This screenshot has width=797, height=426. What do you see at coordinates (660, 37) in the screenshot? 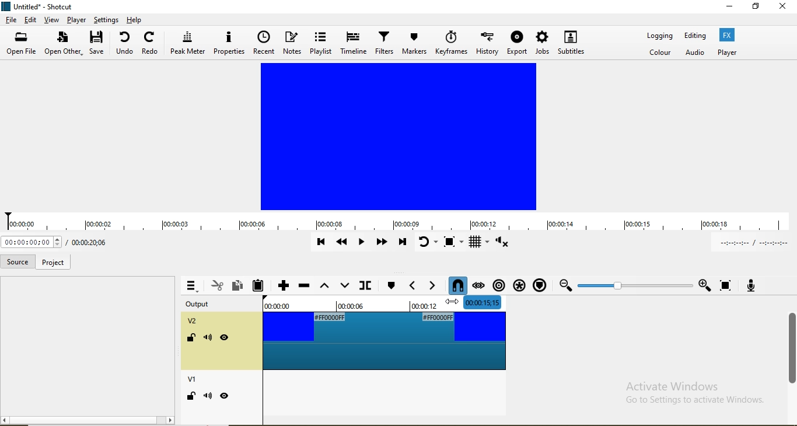
I see `Logging` at bounding box center [660, 37].